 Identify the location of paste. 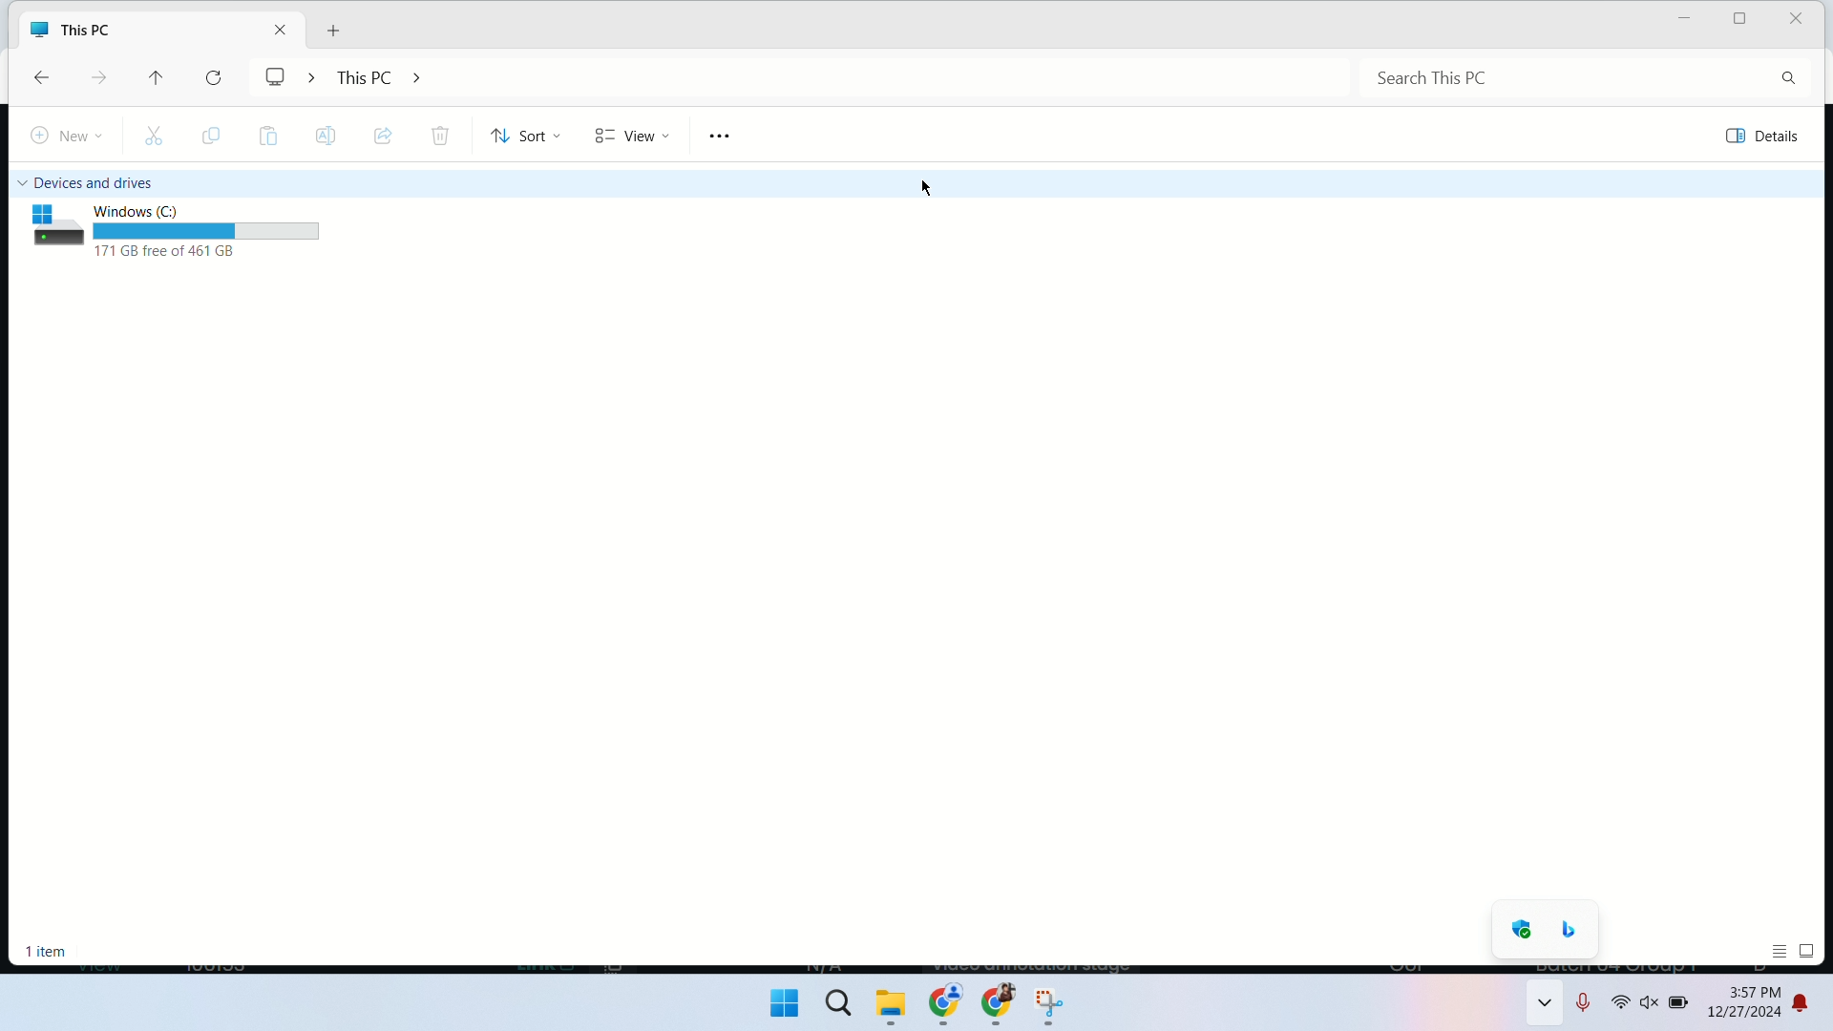
(276, 138).